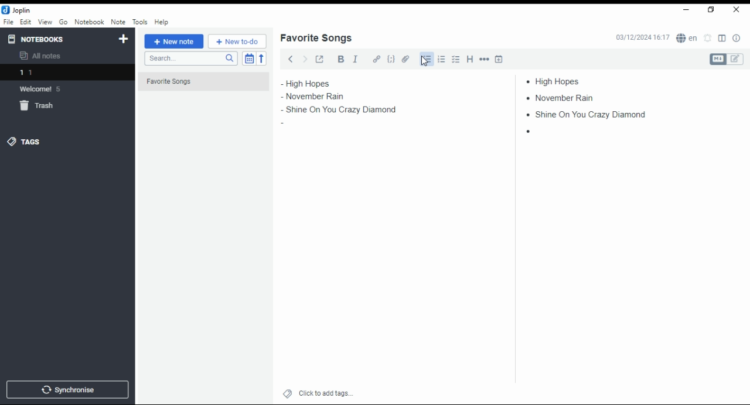  I want to click on view, so click(45, 22).